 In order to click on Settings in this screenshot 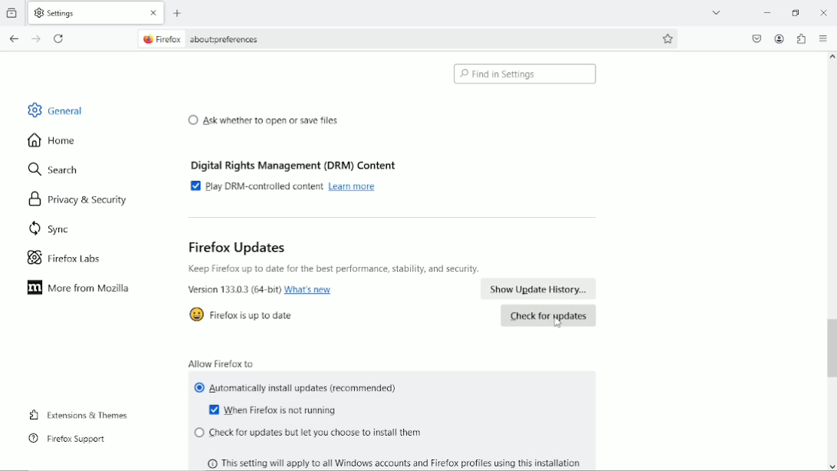, I will do `click(62, 12)`.